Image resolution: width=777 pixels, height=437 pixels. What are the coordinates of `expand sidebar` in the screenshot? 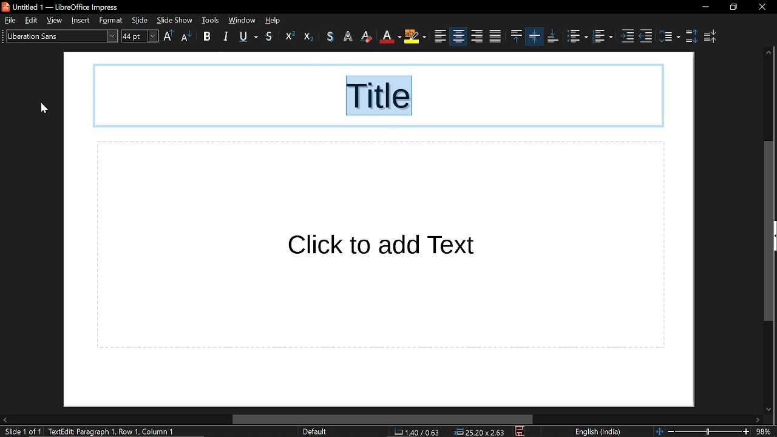 It's located at (775, 236).